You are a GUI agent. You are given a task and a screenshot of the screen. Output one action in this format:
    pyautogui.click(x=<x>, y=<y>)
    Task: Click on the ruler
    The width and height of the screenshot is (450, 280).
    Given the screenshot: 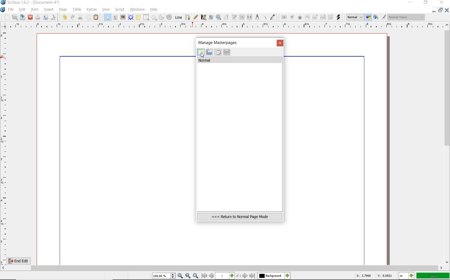 What is the action you would take?
    pyautogui.click(x=225, y=26)
    